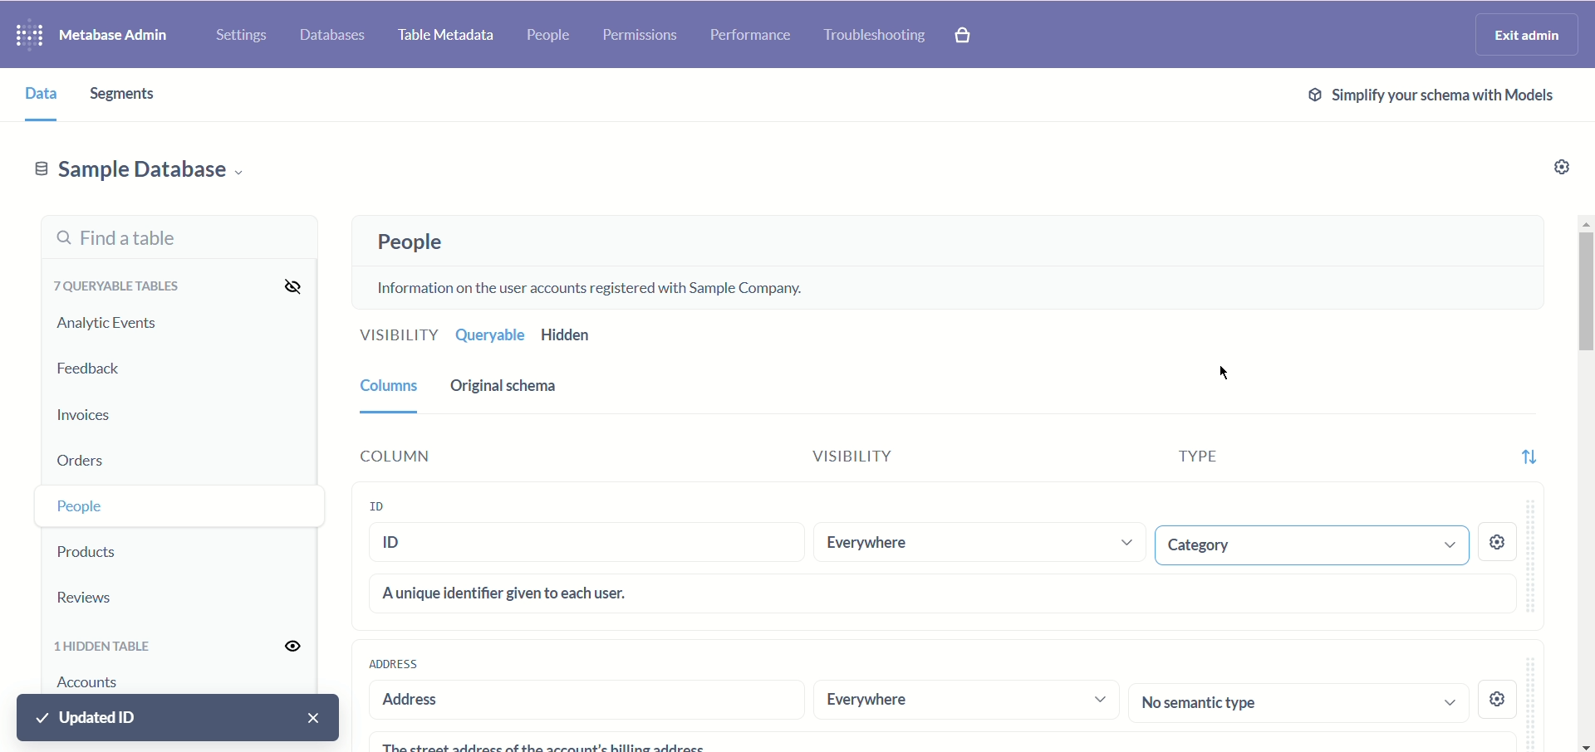 The width and height of the screenshot is (1595, 752). What do you see at coordinates (578, 701) in the screenshot?
I see `Address` at bounding box center [578, 701].